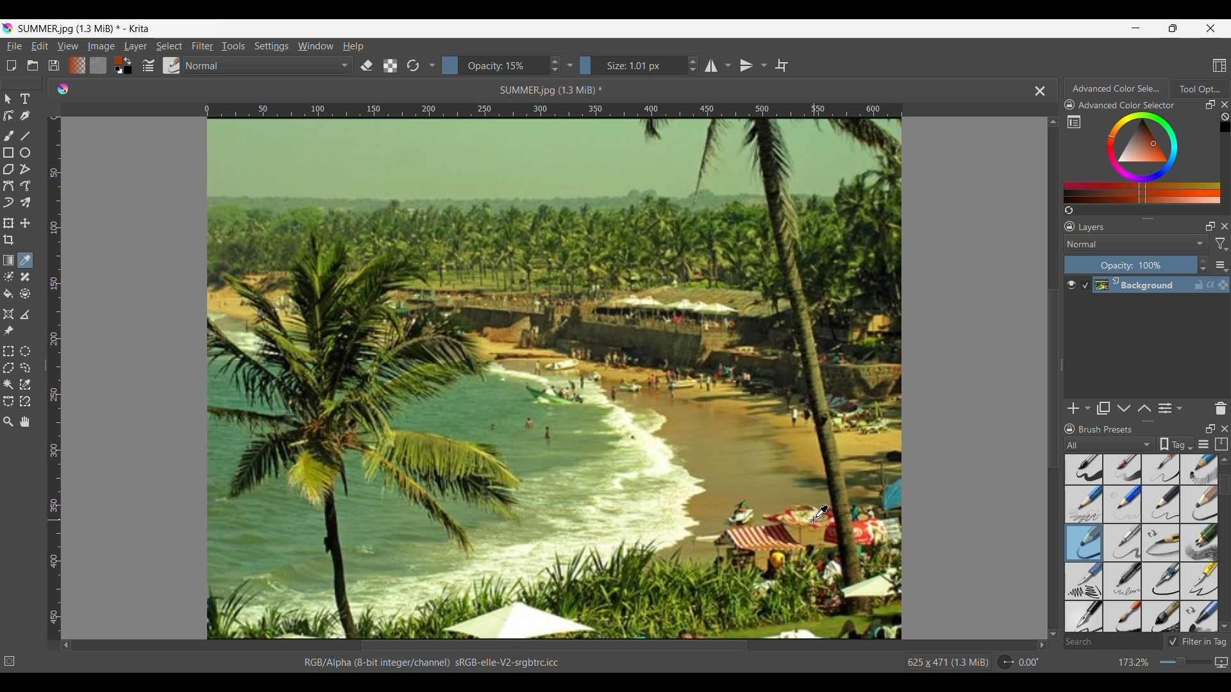  What do you see at coordinates (1029, 663) in the screenshot?
I see `0.00` at bounding box center [1029, 663].